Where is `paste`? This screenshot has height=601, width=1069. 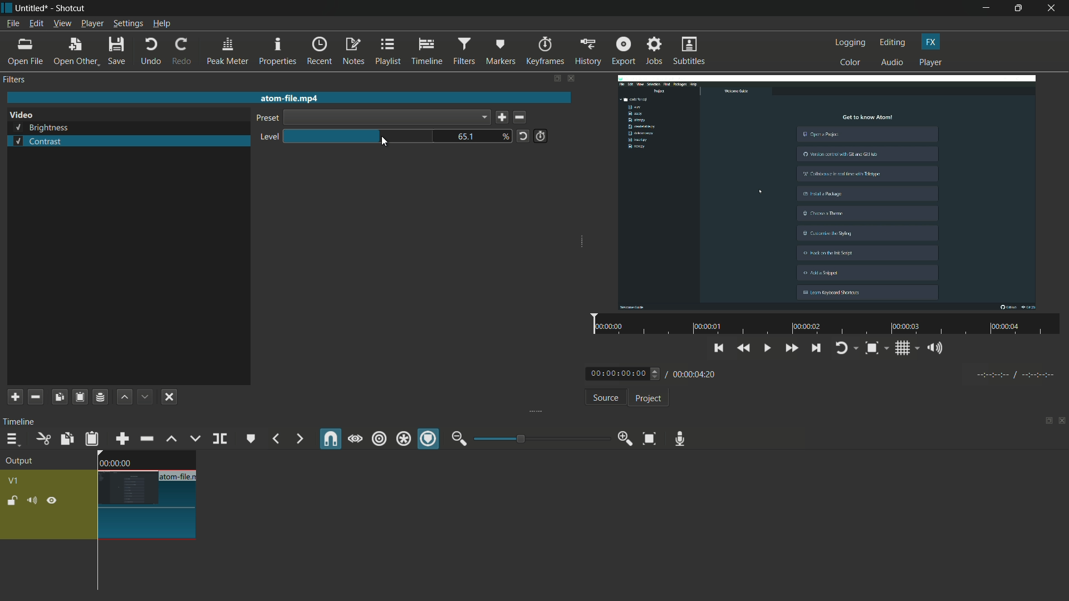 paste is located at coordinates (92, 439).